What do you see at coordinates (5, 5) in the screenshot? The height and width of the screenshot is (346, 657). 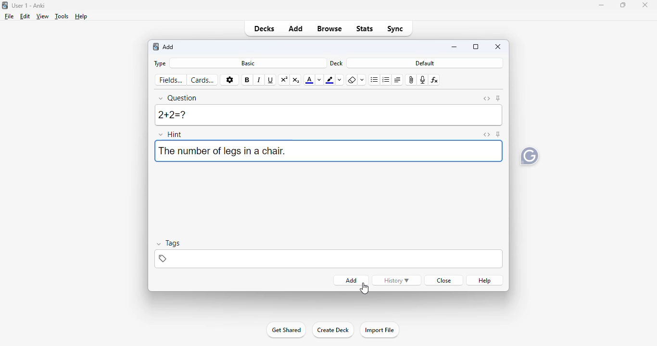 I see `logo` at bounding box center [5, 5].